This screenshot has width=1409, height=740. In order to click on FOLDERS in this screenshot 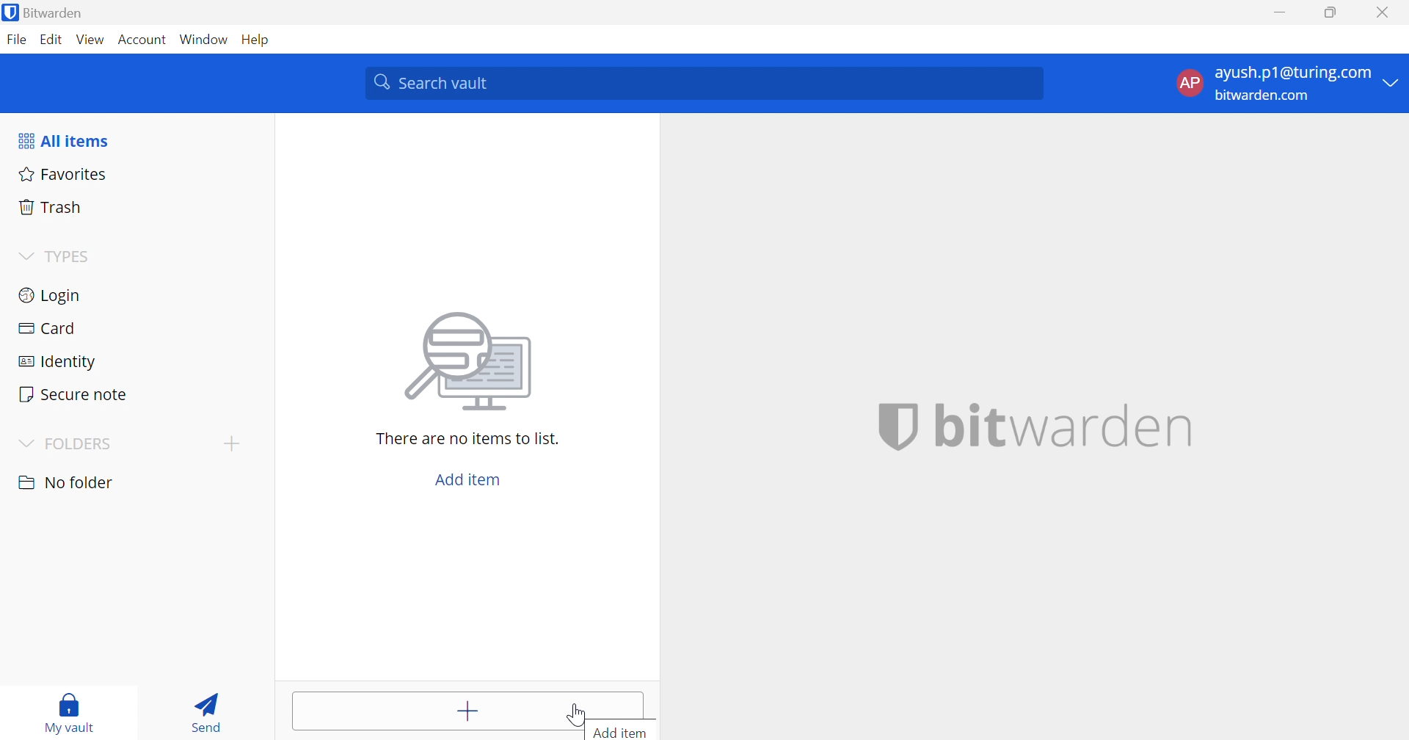, I will do `click(81, 444)`.